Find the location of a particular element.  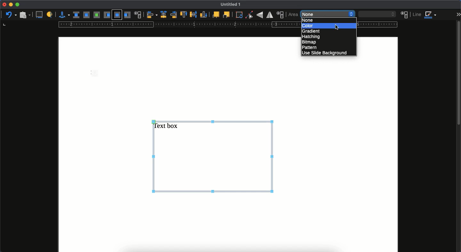

insert caption is located at coordinates (40, 14).